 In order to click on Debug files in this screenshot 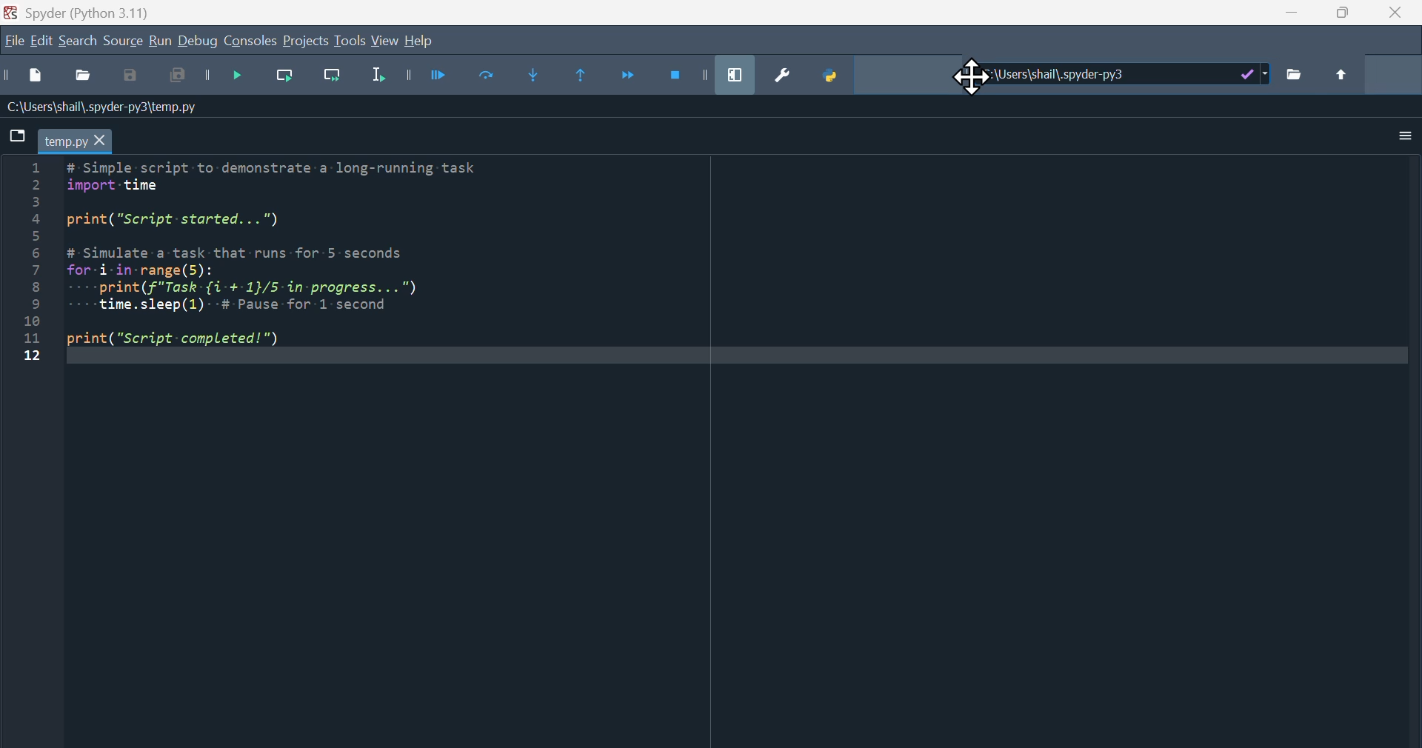, I will do `click(442, 78)`.